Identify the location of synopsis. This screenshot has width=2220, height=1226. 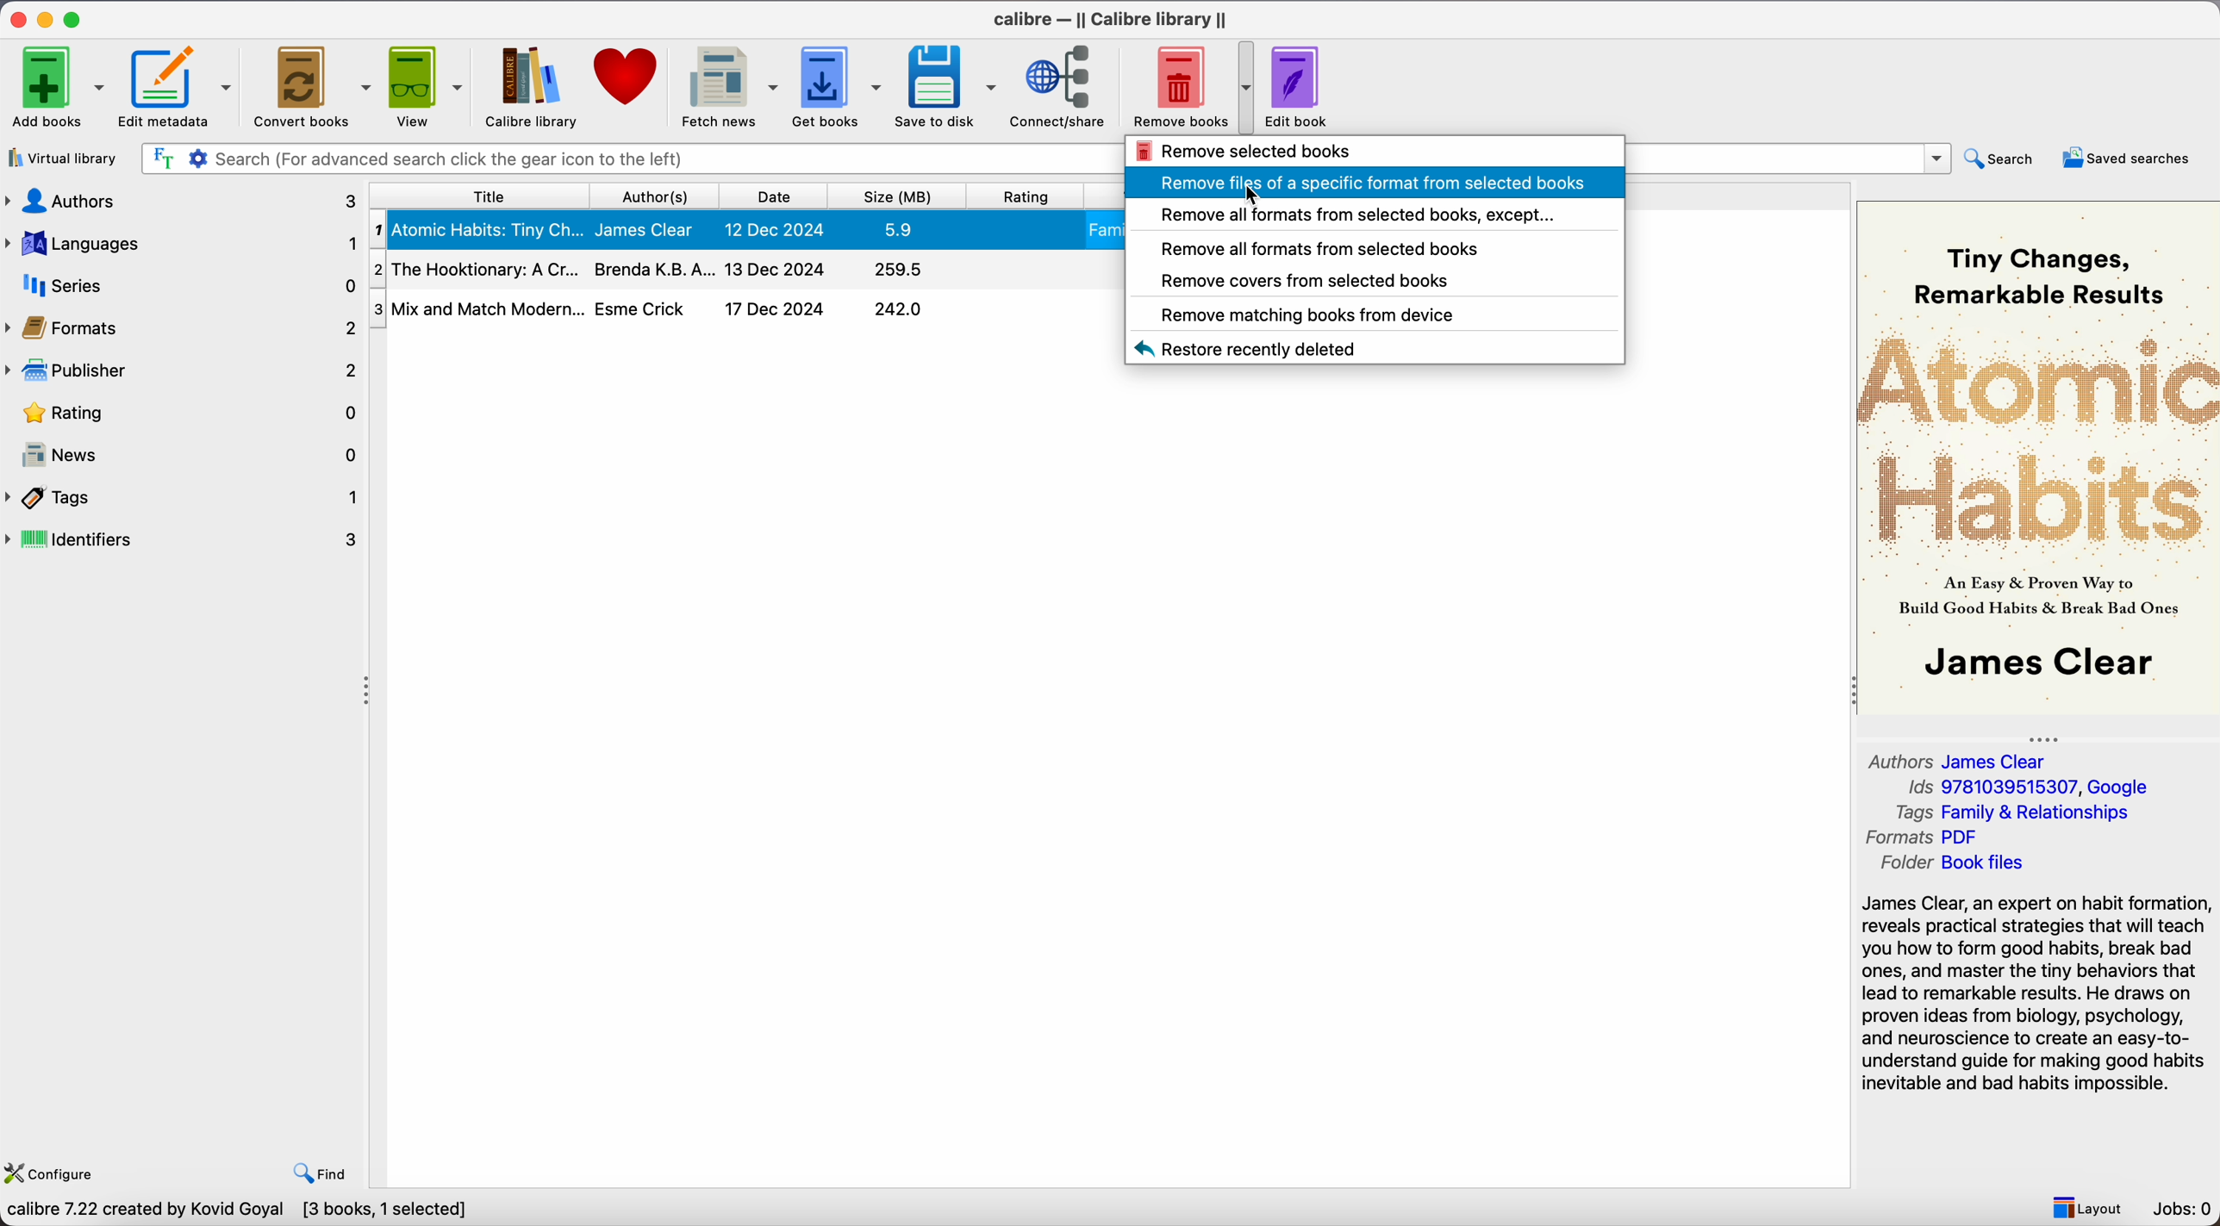
(2036, 997).